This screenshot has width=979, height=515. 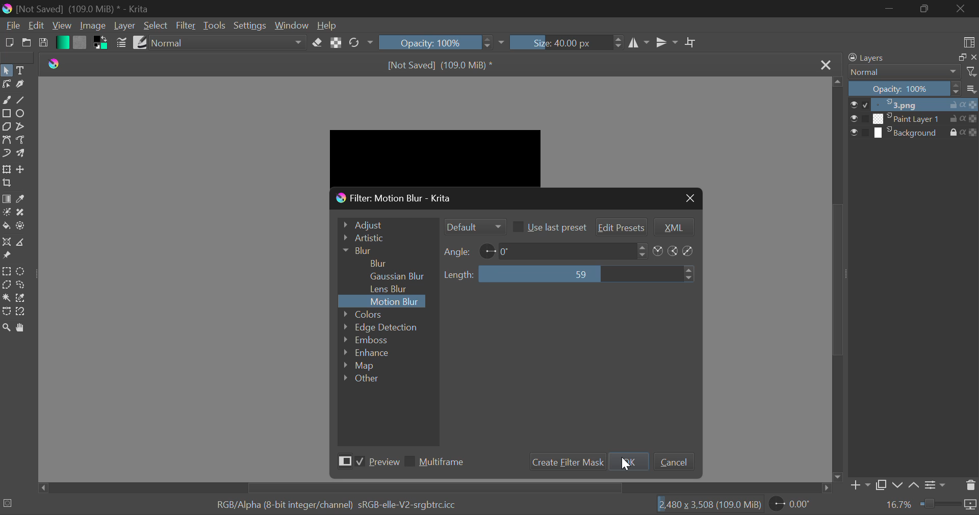 I want to click on Use last preset, so click(x=549, y=226).